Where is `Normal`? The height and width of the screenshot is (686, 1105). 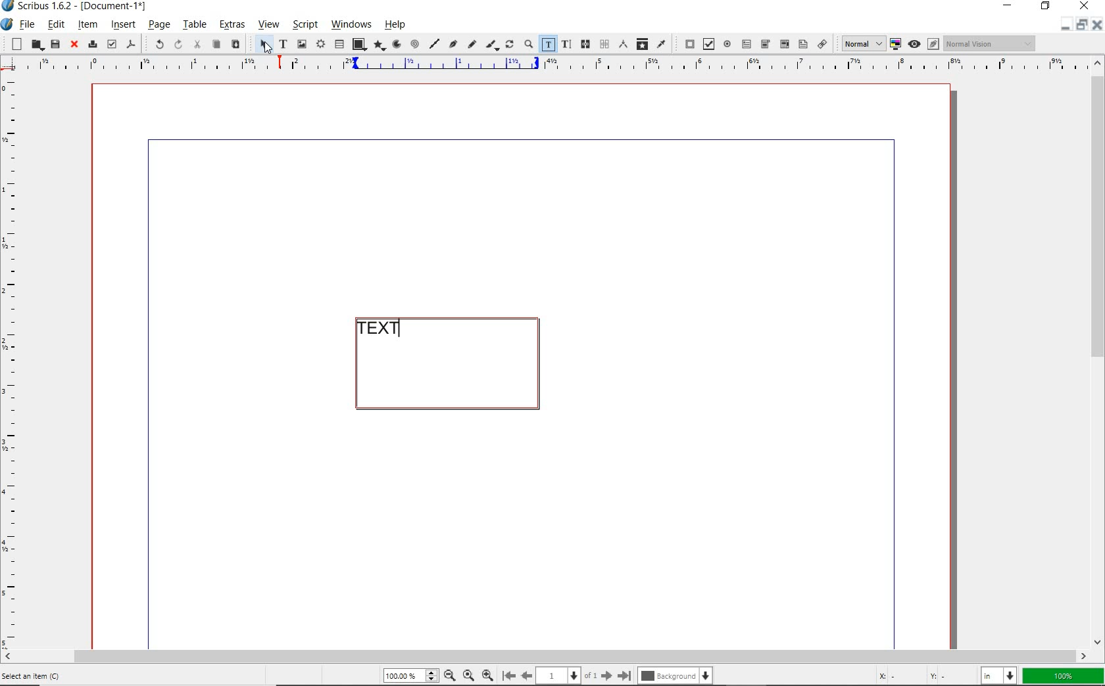 Normal is located at coordinates (862, 43).